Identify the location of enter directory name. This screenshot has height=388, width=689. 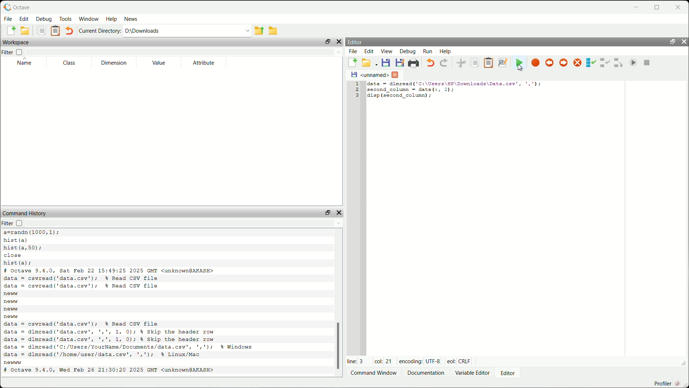
(187, 31).